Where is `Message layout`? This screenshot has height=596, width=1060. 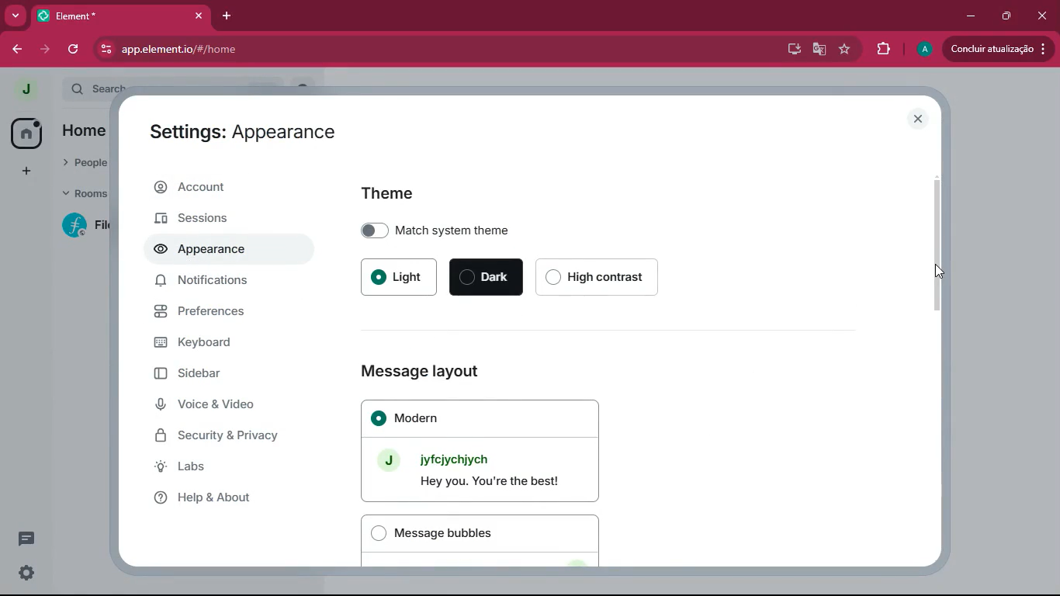
Message layout is located at coordinates (421, 372).